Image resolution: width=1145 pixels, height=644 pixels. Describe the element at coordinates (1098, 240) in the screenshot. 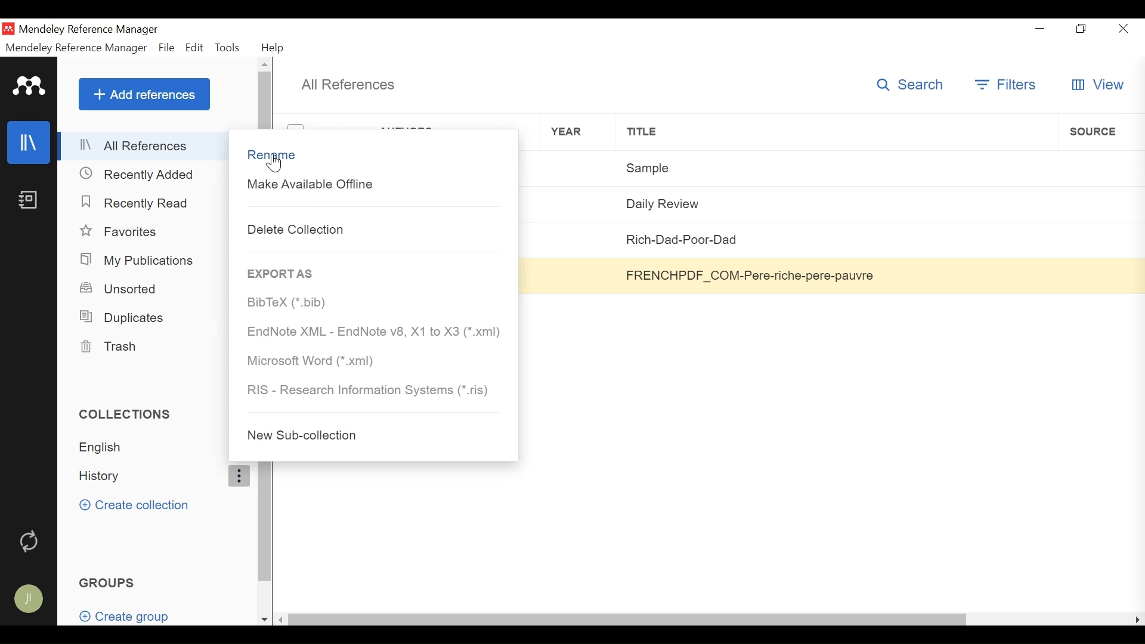

I see `Source` at that location.